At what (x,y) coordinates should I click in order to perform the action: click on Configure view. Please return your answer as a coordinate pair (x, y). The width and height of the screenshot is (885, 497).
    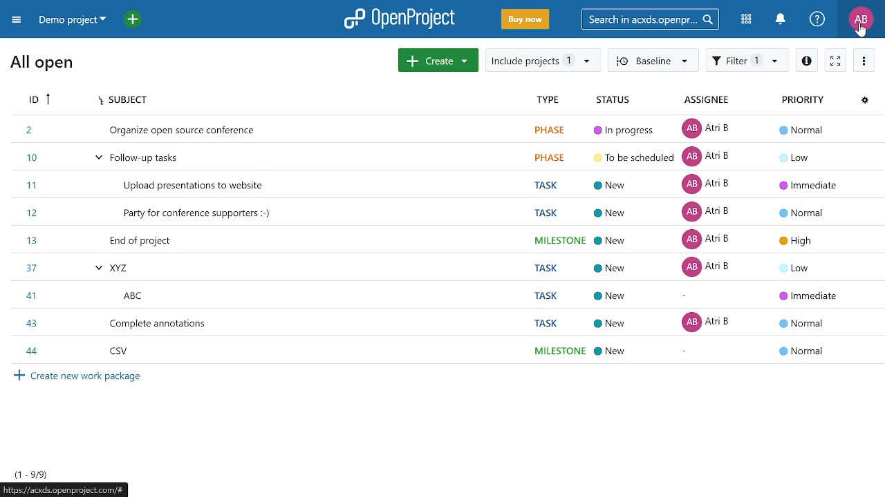
    Looking at the image, I should click on (866, 101).